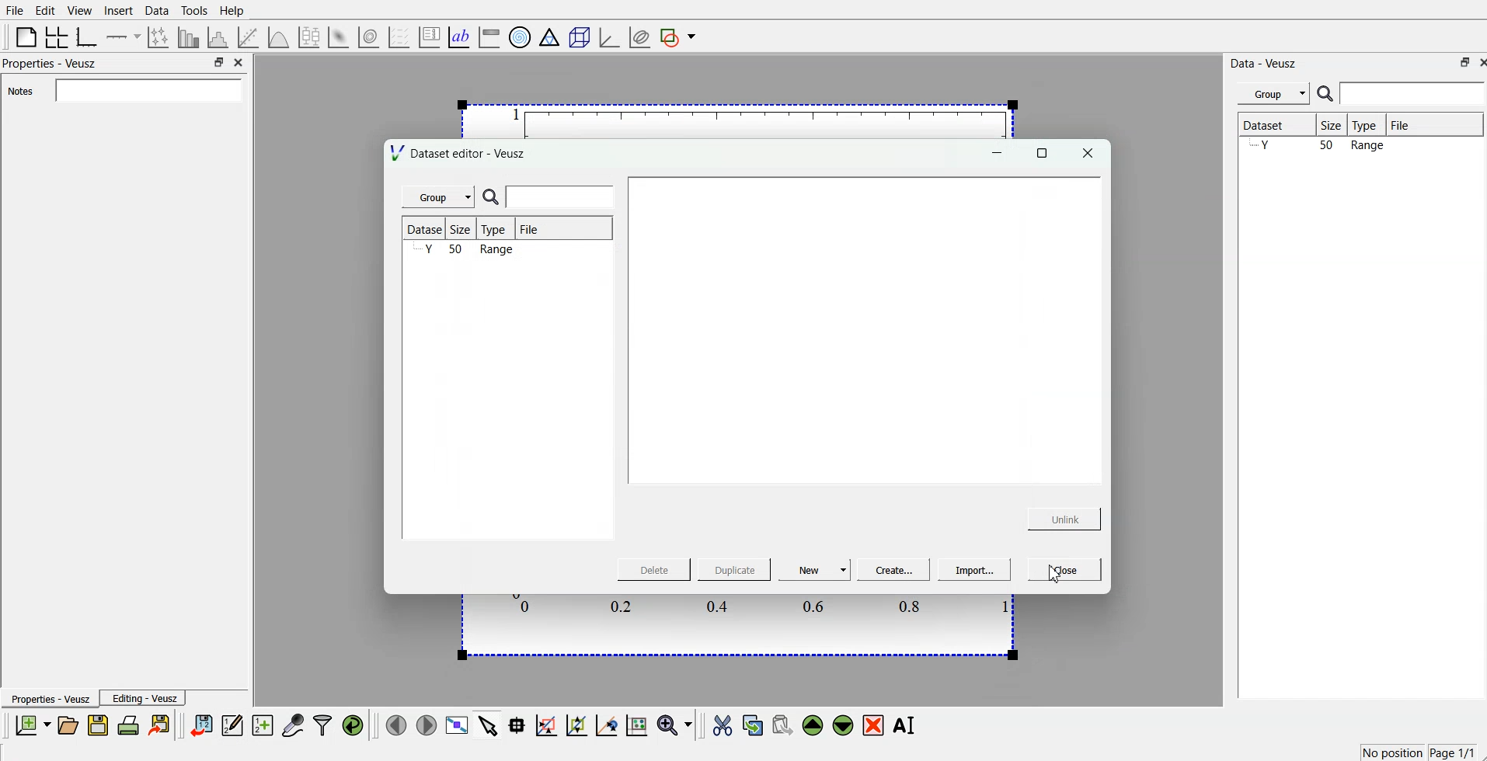  I want to click on blank page, so click(23, 36).